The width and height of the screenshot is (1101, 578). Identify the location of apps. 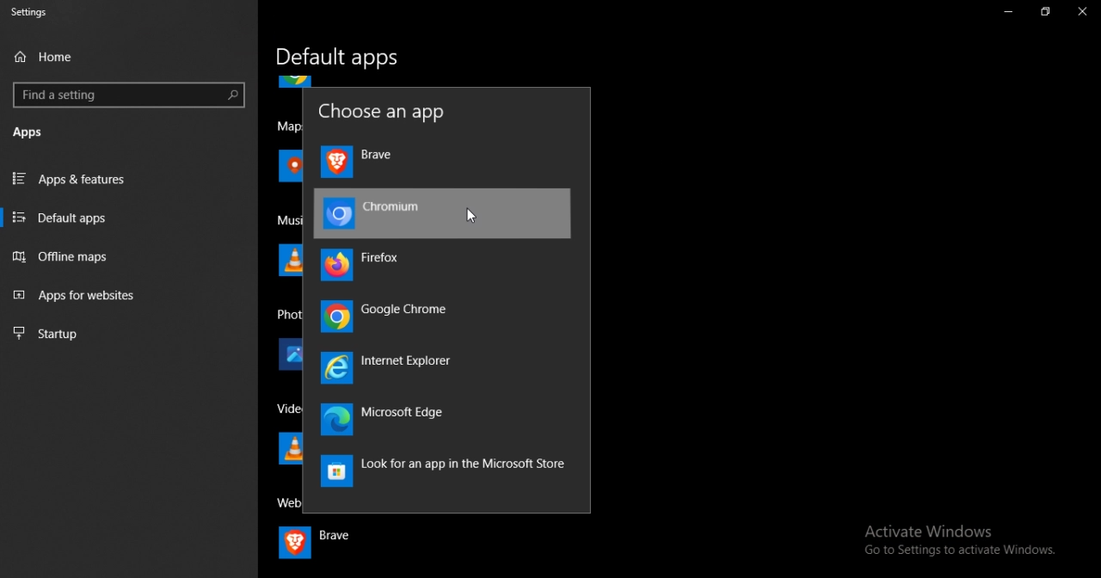
(38, 132).